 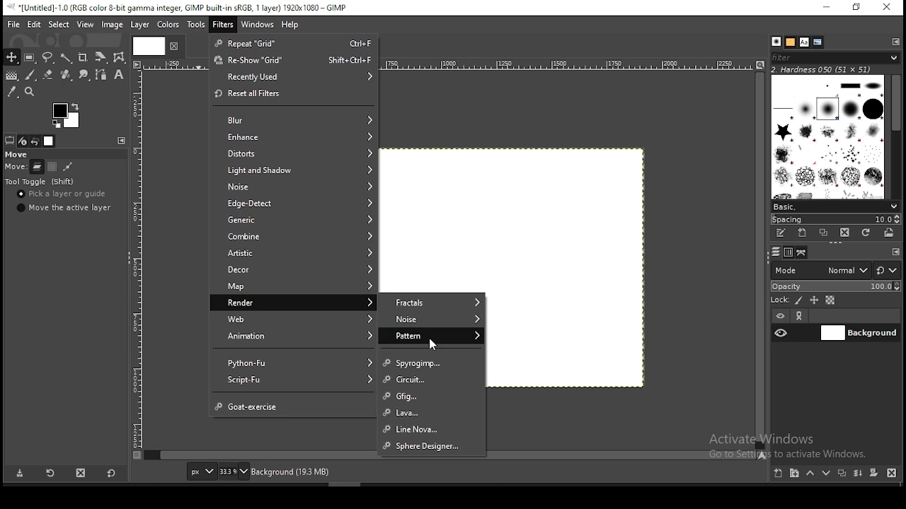 What do you see at coordinates (804, 253) in the screenshot?
I see `paths` at bounding box center [804, 253].